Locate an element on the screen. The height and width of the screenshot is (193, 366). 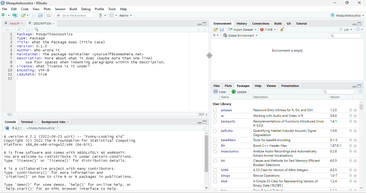
base64enc is located at coordinates (225, 140).